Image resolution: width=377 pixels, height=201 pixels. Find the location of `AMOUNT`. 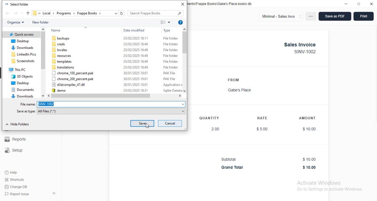

AMOUNT is located at coordinates (307, 118).